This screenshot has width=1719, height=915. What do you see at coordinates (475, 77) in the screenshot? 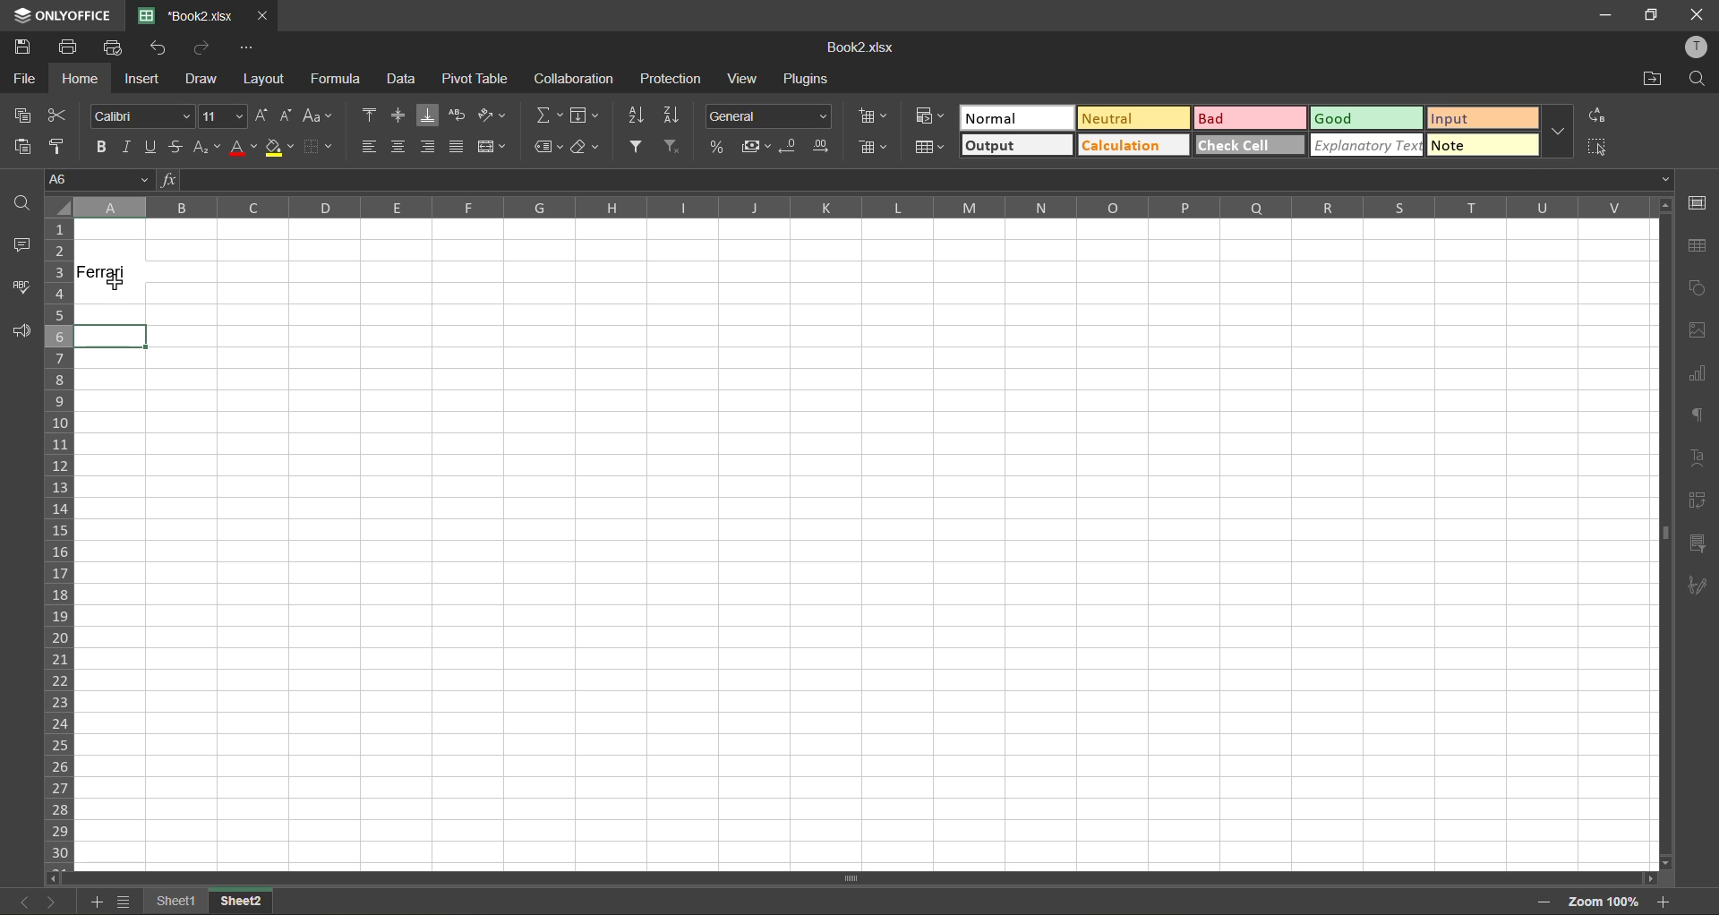
I see `pivot table` at bounding box center [475, 77].